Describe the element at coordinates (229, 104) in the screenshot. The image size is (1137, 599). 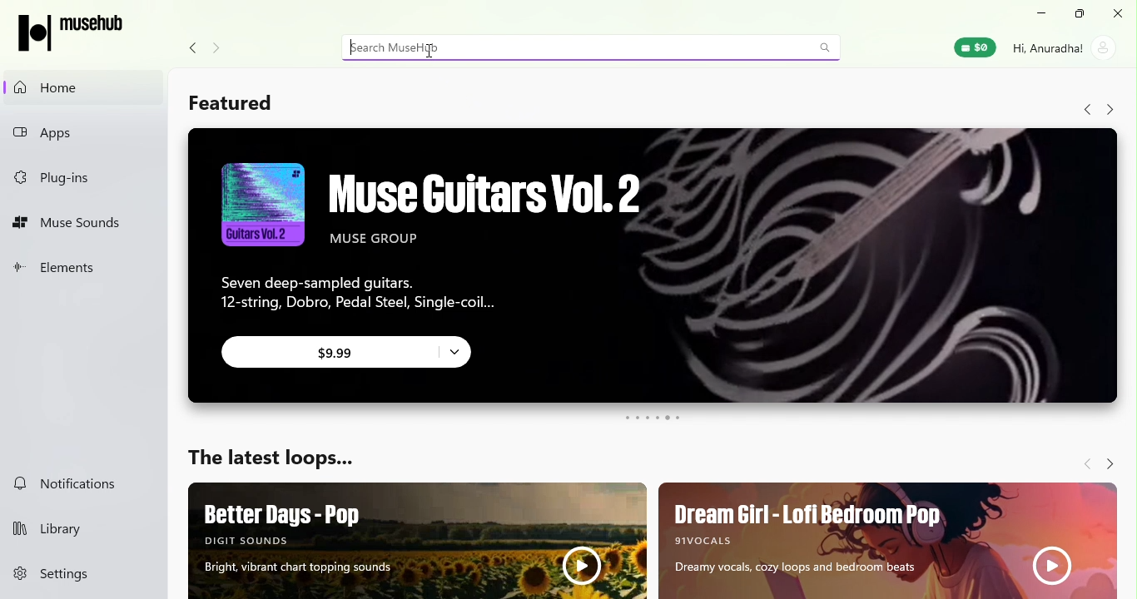
I see `Featured` at that location.